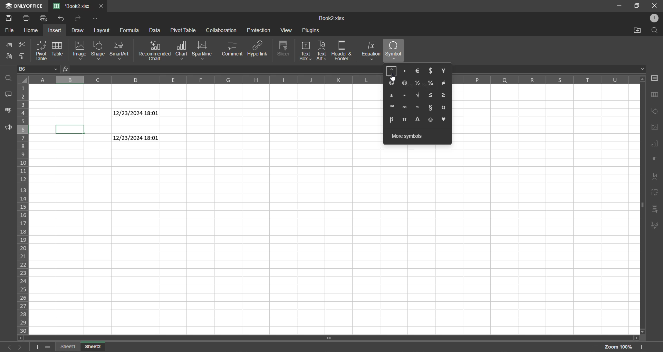 Image resolution: width=663 pixels, height=352 pixels. What do you see at coordinates (404, 107) in the screenshot?
I see `infinity` at bounding box center [404, 107].